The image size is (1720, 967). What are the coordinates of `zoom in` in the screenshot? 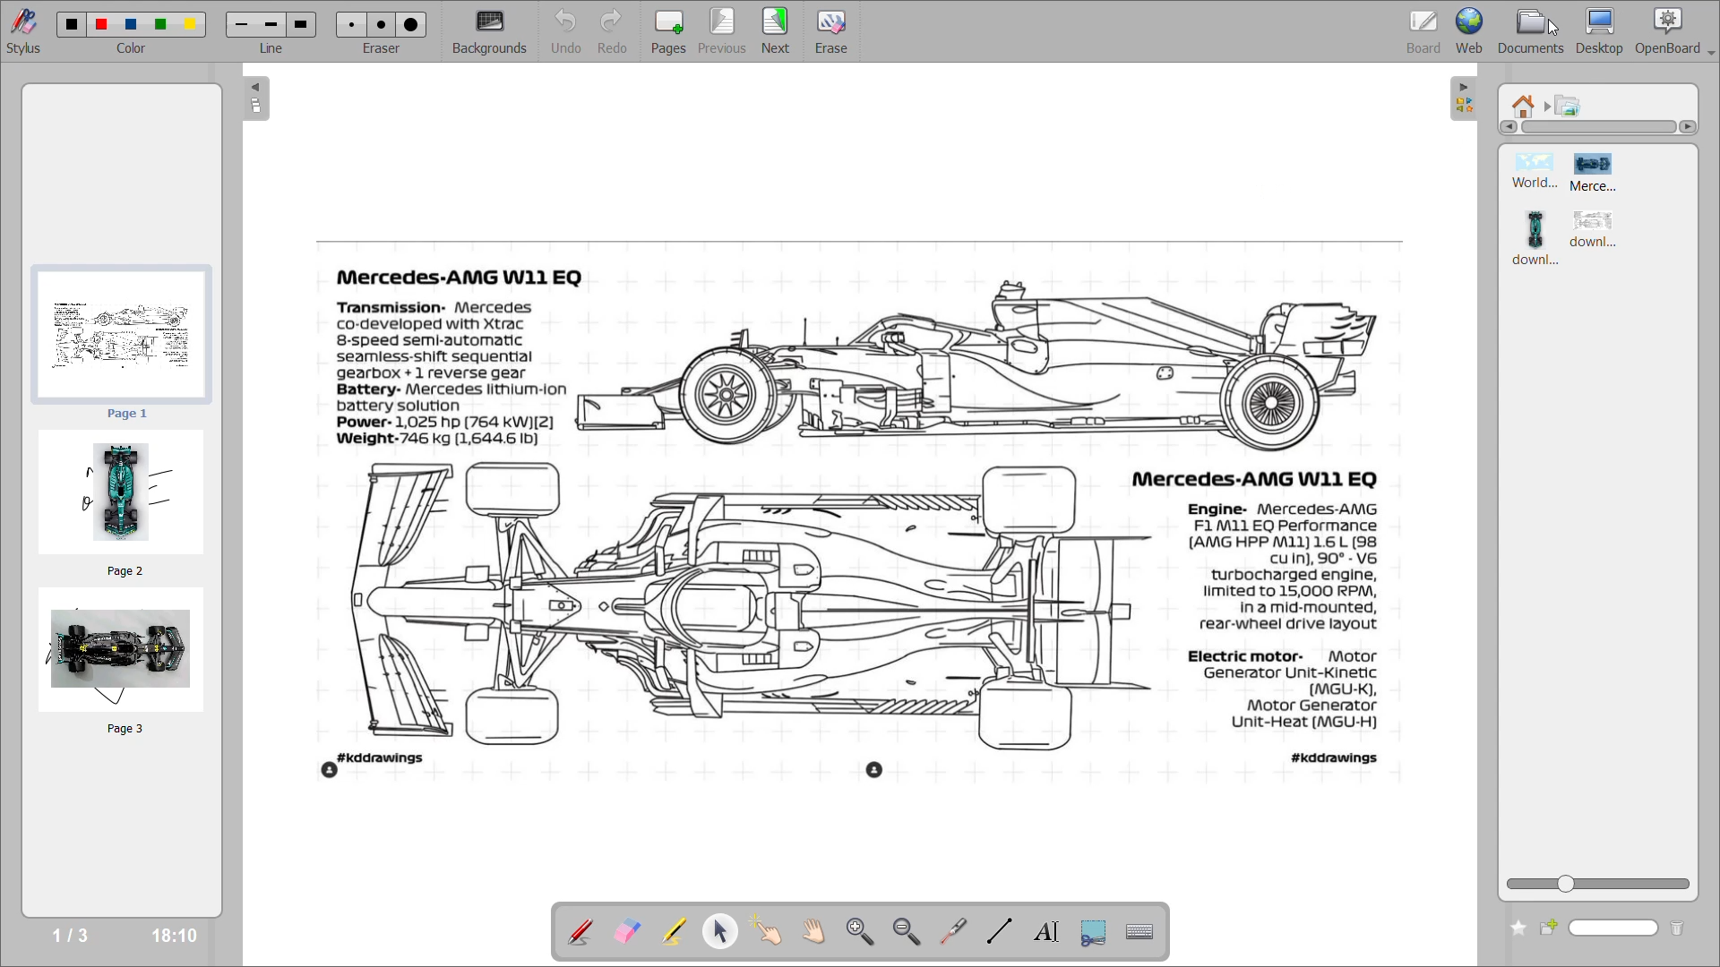 It's located at (864, 933).